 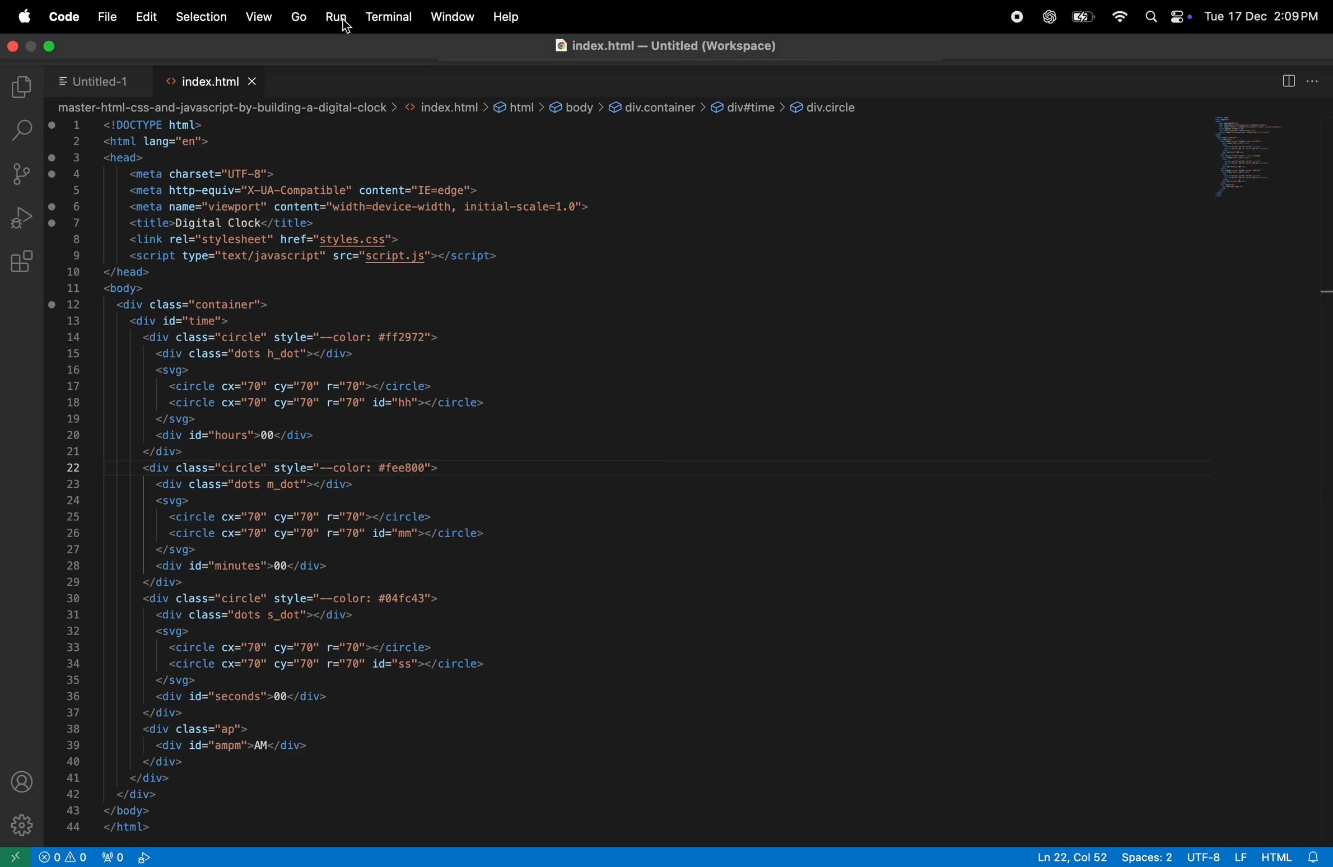 What do you see at coordinates (20, 263) in the screenshot?
I see `extensions` at bounding box center [20, 263].